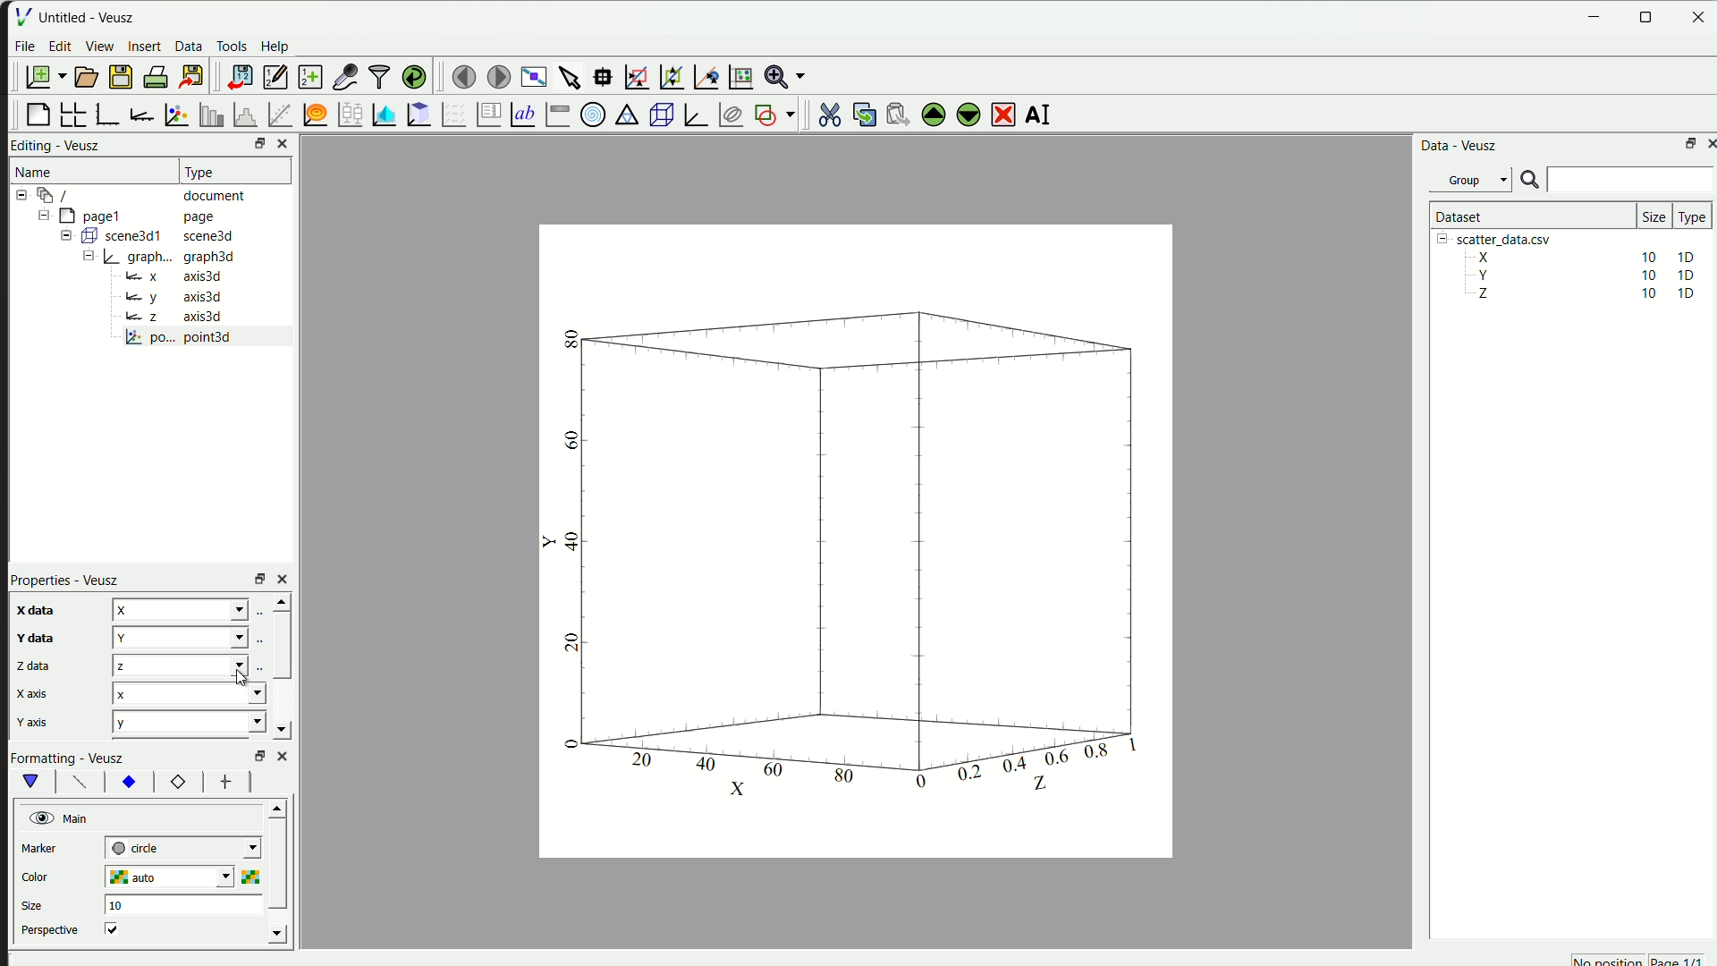 The height and width of the screenshot is (966, 1717). What do you see at coordinates (55, 876) in the screenshot?
I see `color` at bounding box center [55, 876].